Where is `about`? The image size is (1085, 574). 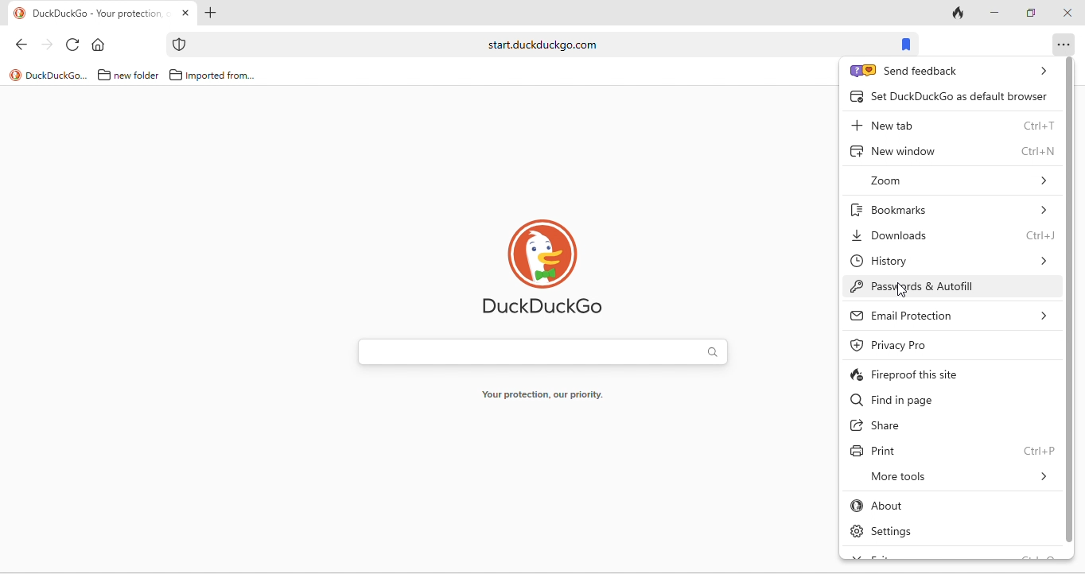
about is located at coordinates (908, 503).